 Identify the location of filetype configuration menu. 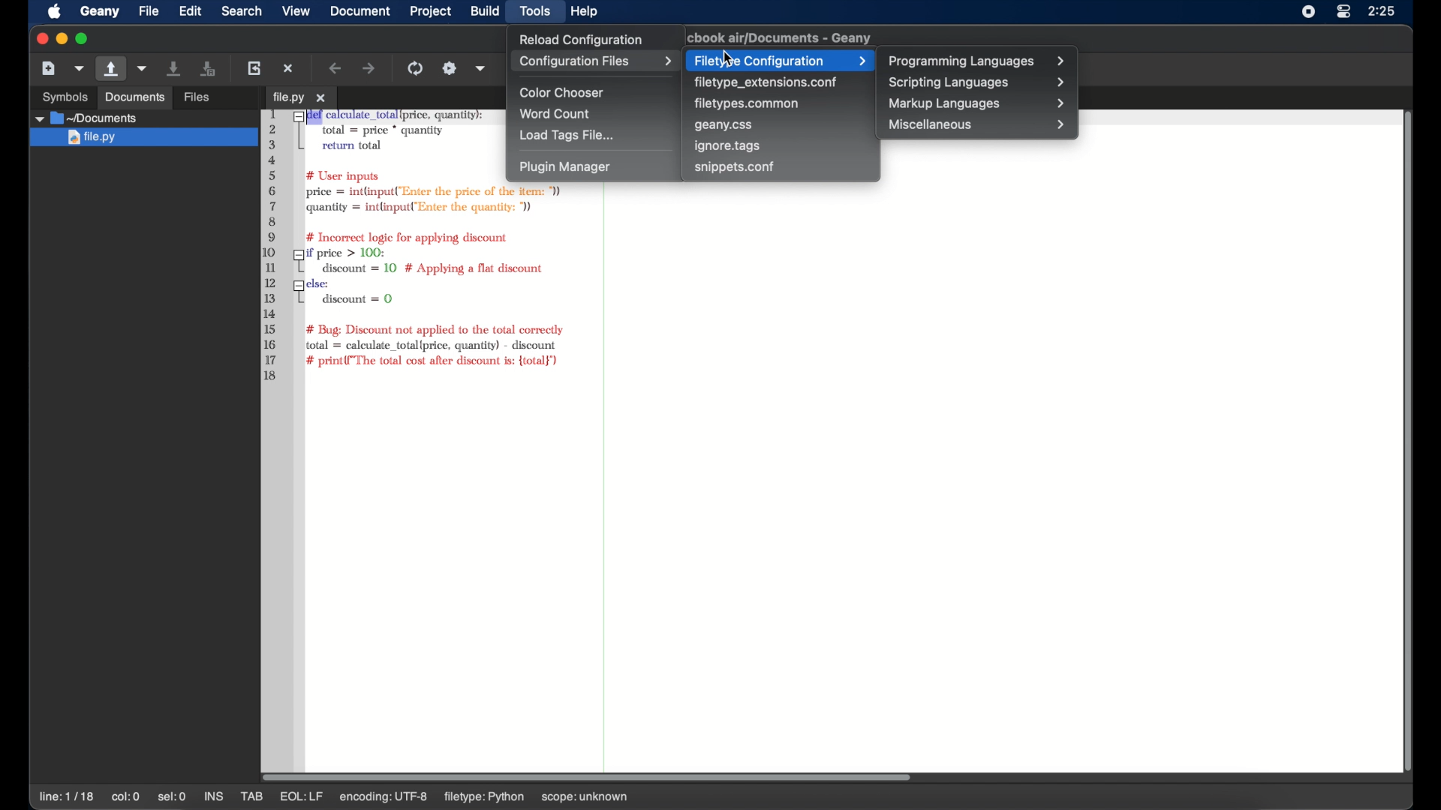
(779, 60).